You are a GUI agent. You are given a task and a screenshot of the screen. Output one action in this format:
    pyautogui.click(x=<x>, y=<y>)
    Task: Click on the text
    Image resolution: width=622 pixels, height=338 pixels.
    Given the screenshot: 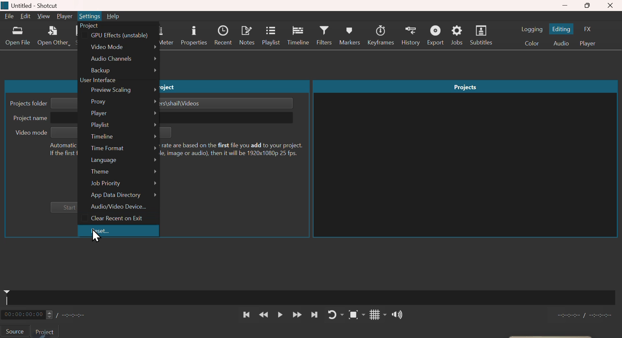 What is the action you would take?
    pyautogui.click(x=60, y=149)
    